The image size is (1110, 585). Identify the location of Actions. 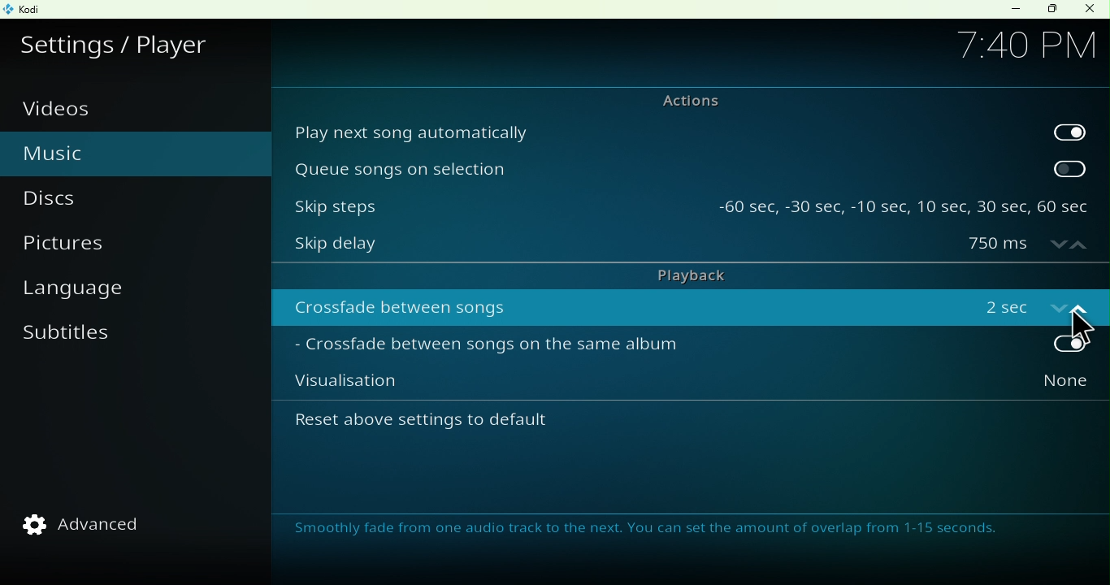
(681, 100).